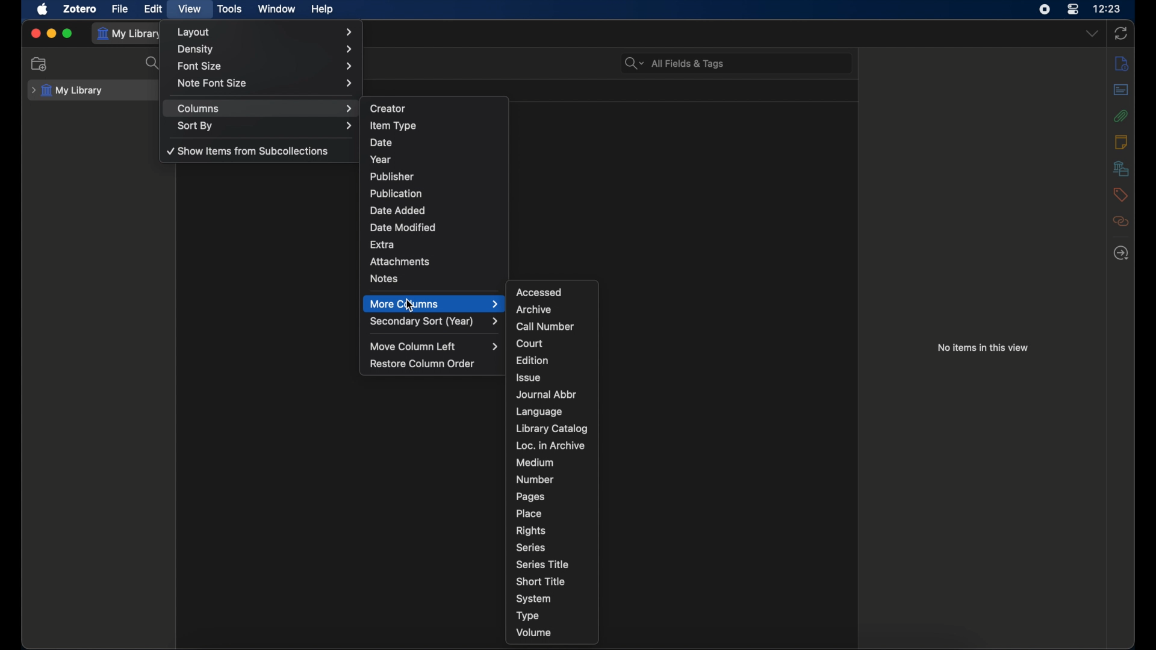 This screenshot has width=1156, height=650. Describe the element at coordinates (153, 9) in the screenshot. I see `edit` at that location.